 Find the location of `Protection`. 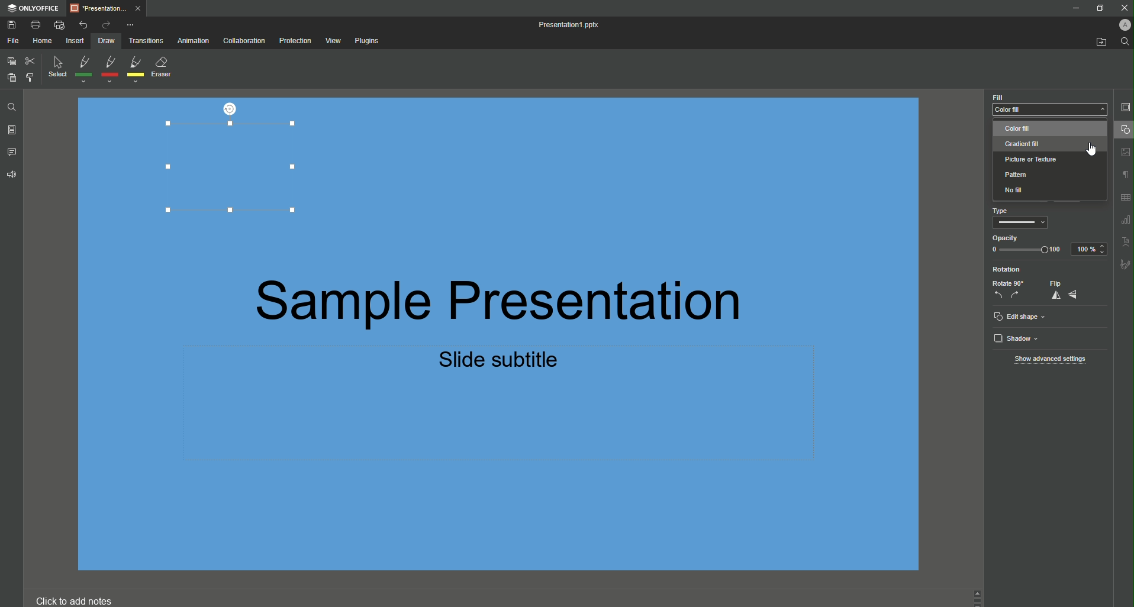

Protection is located at coordinates (293, 41).